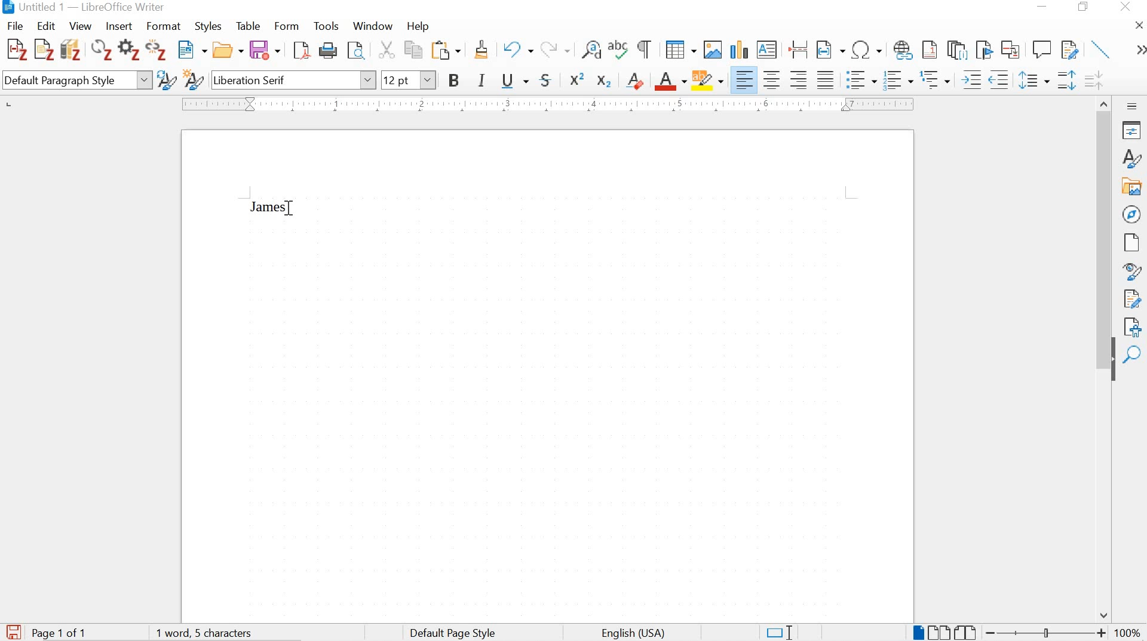 This screenshot has width=1147, height=641. What do you see at coordinates (1041, 7) in the screenshot?
I see `minimize` at bounding box center [1041, 7].